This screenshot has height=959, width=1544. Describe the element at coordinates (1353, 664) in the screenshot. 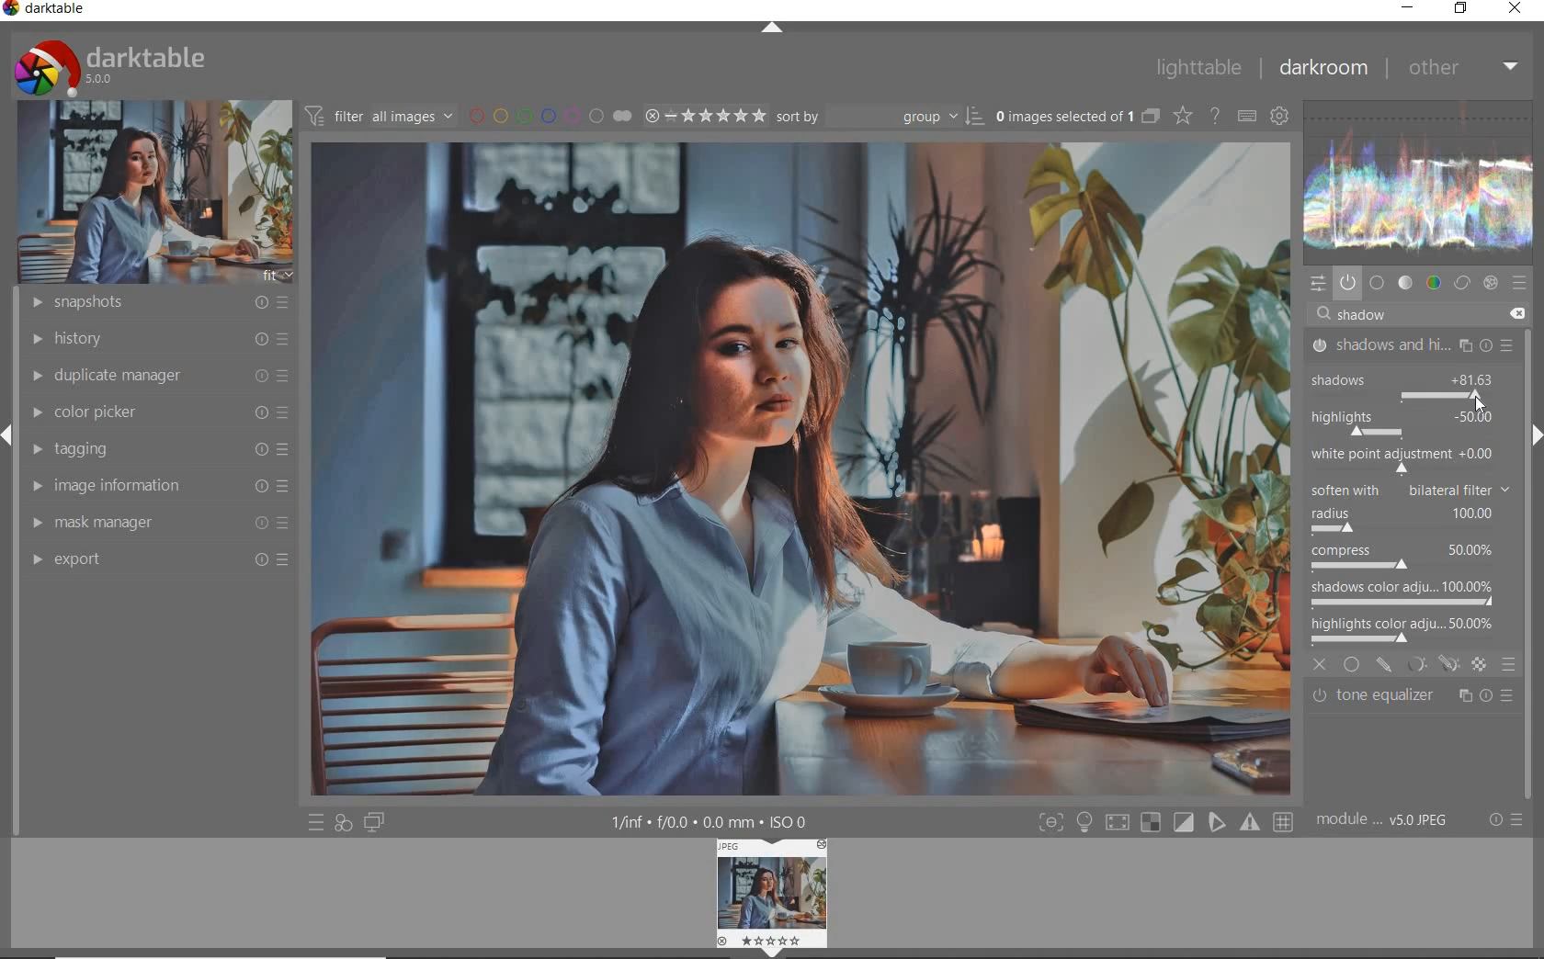

I see `uniformly` at that location.